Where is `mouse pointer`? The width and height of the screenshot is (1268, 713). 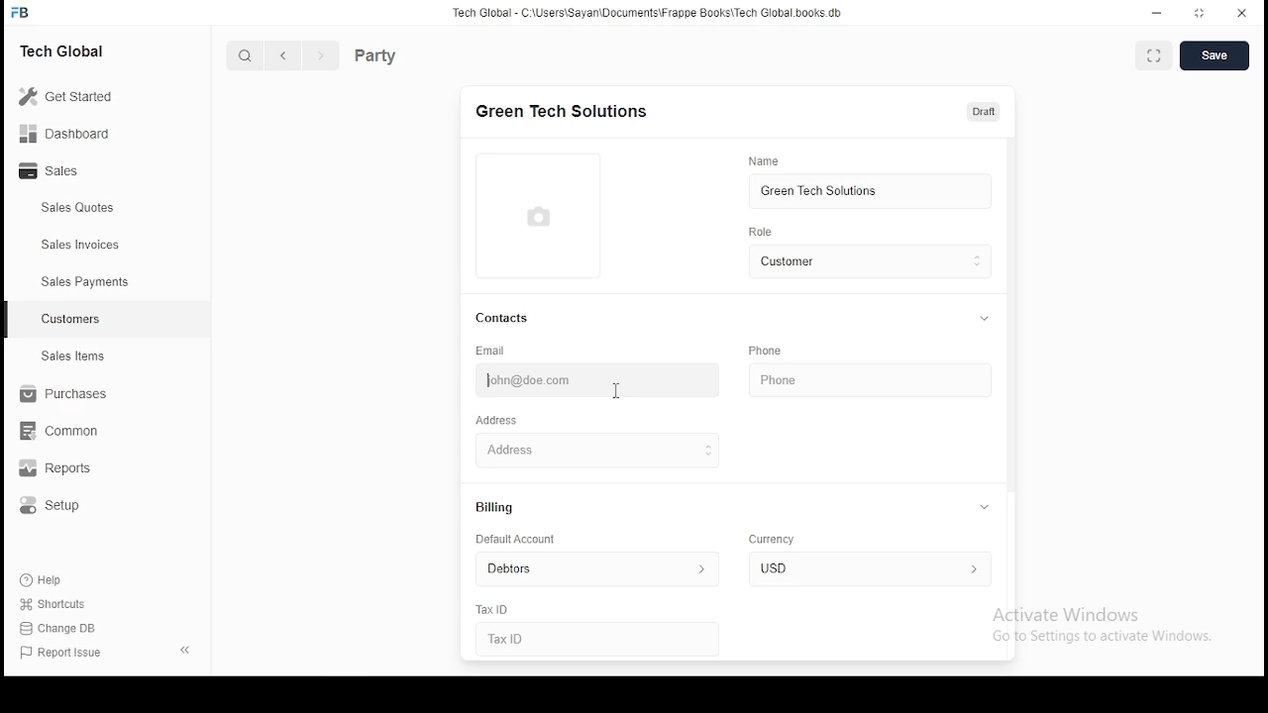 mouse pointer is located at coordinates (619, 391).